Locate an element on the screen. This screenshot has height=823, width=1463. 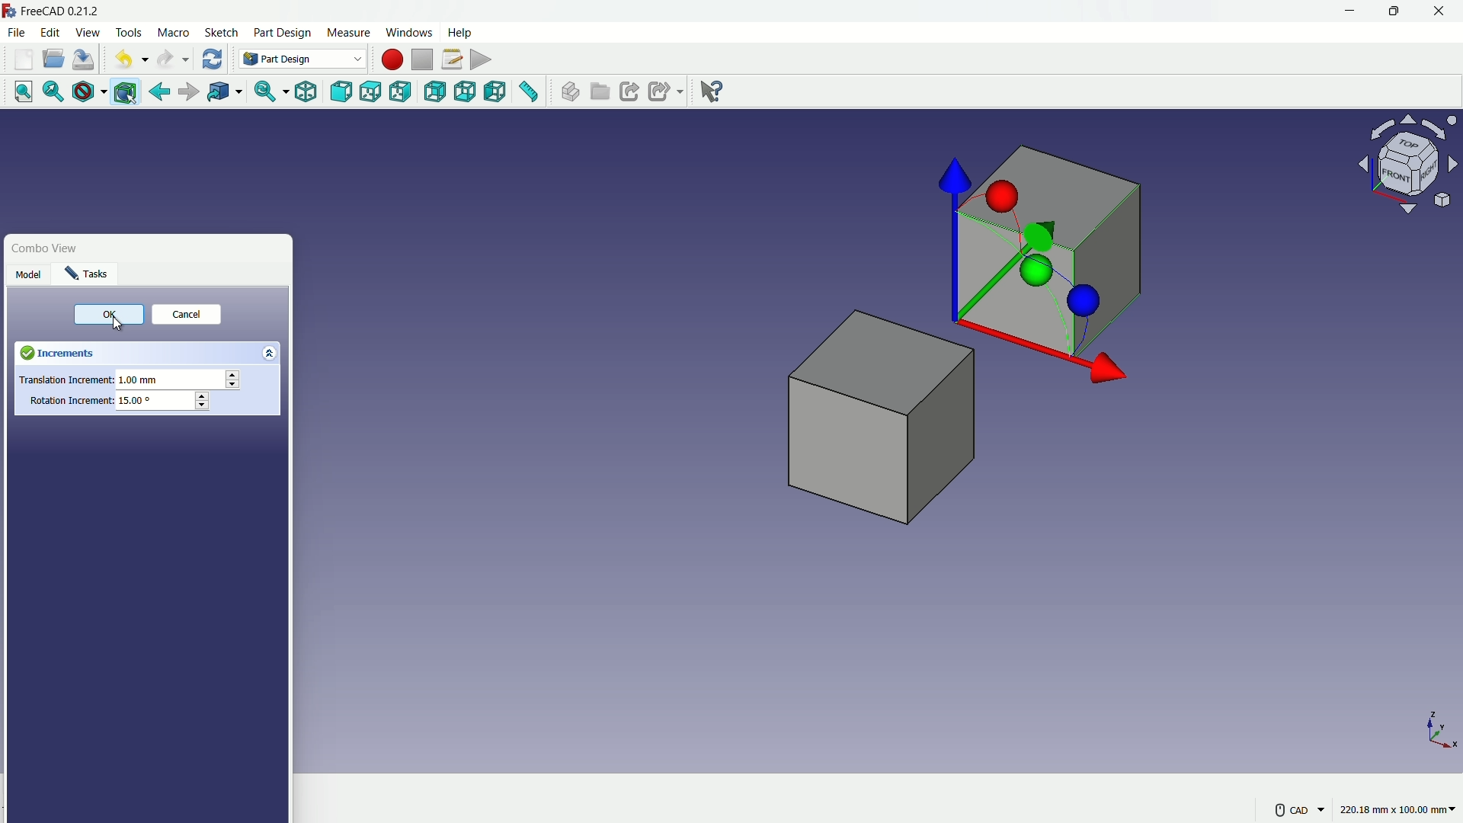
axis is located at coordinates (1442, 729).